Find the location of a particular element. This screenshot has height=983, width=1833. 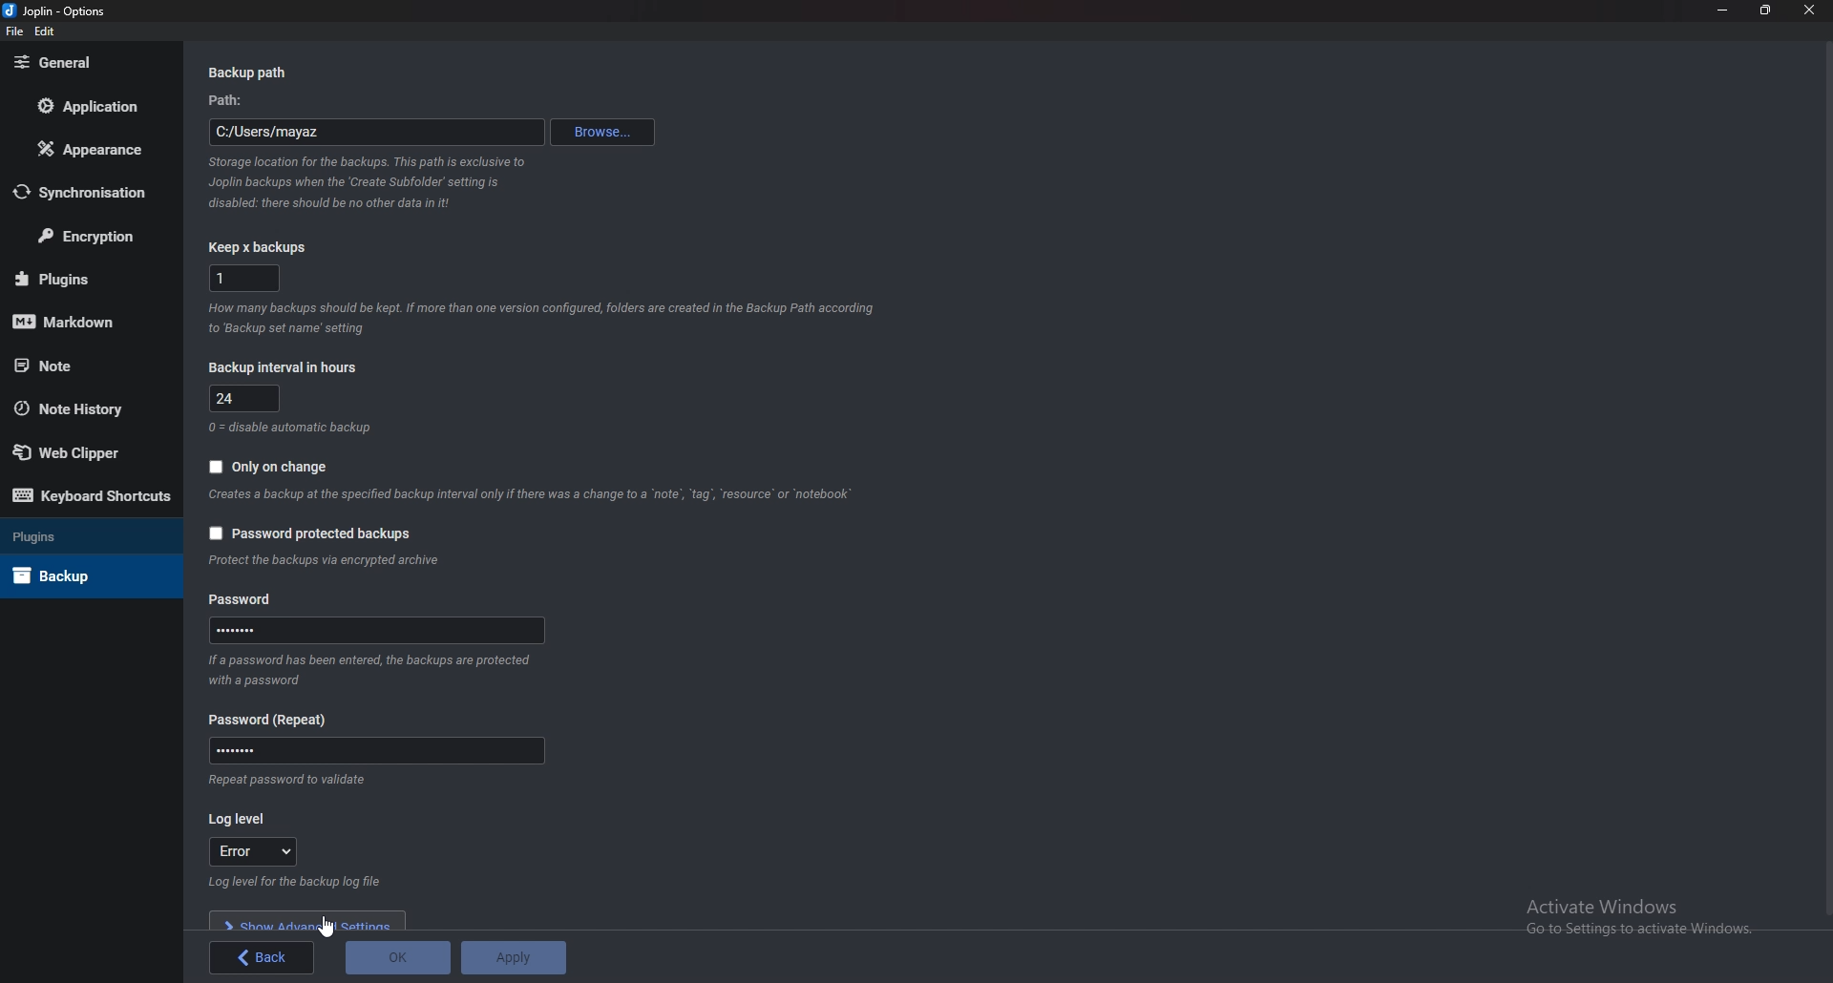

Info on number of backups is located at coordinates (544, 318).